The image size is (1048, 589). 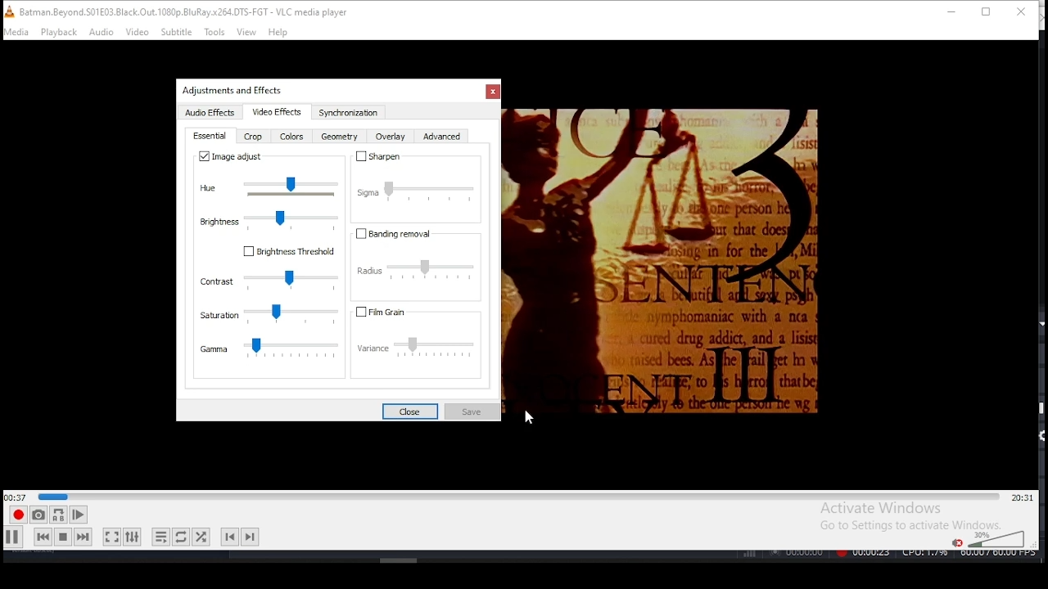 I want to click on random, so click(x=201, y=536).